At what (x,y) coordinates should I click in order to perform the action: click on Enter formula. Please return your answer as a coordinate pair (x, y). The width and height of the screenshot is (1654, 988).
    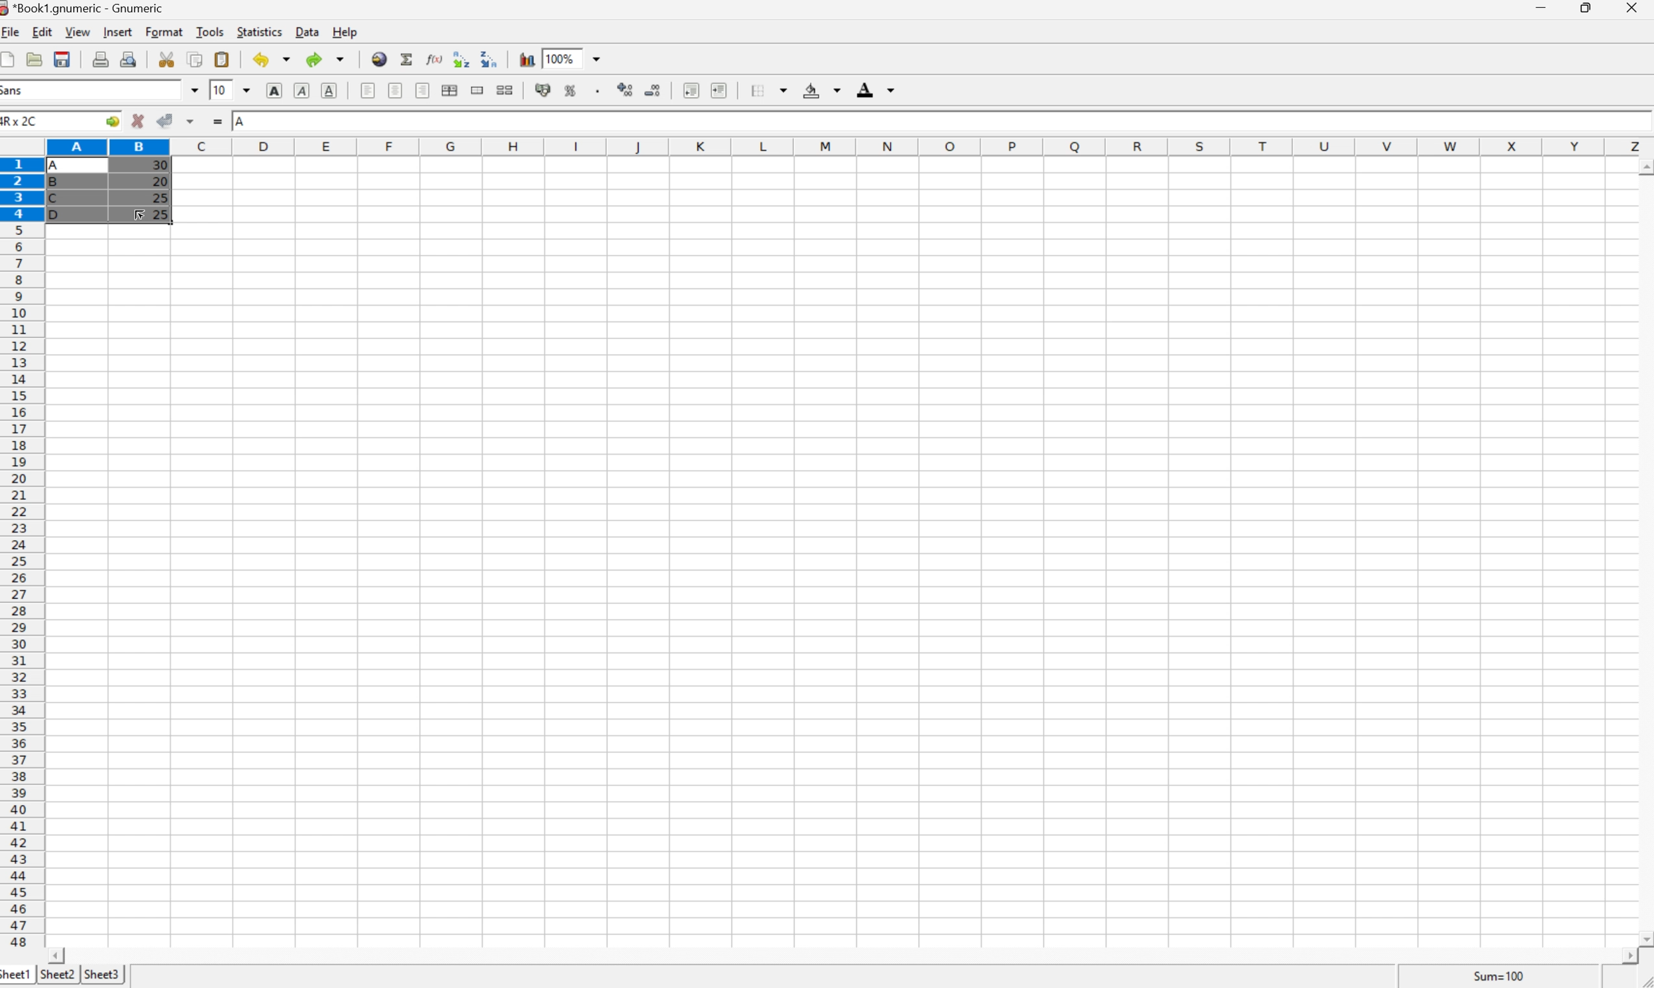
    Looking at the image, I should click on (217, 120).